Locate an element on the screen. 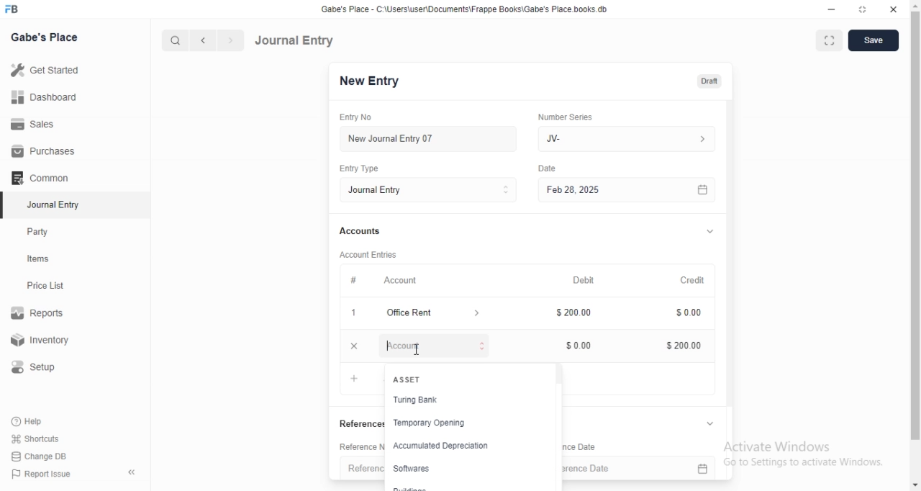 This screenshot has width=921, height=491. Get Started is located at coordinates (44, 71).